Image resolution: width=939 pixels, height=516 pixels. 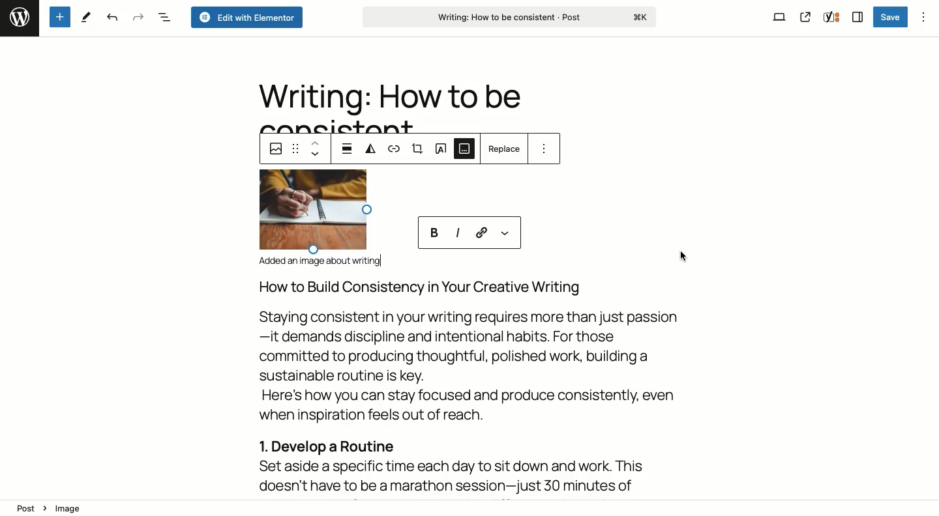 I want to click on text cursor, so click(x=381, y=259).